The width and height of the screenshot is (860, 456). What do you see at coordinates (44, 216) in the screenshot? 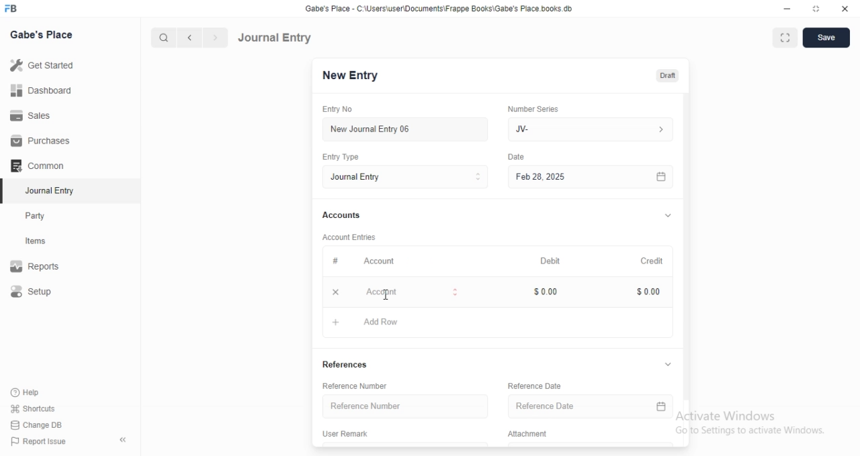
I see `Party` at bounding box center [44, 216].